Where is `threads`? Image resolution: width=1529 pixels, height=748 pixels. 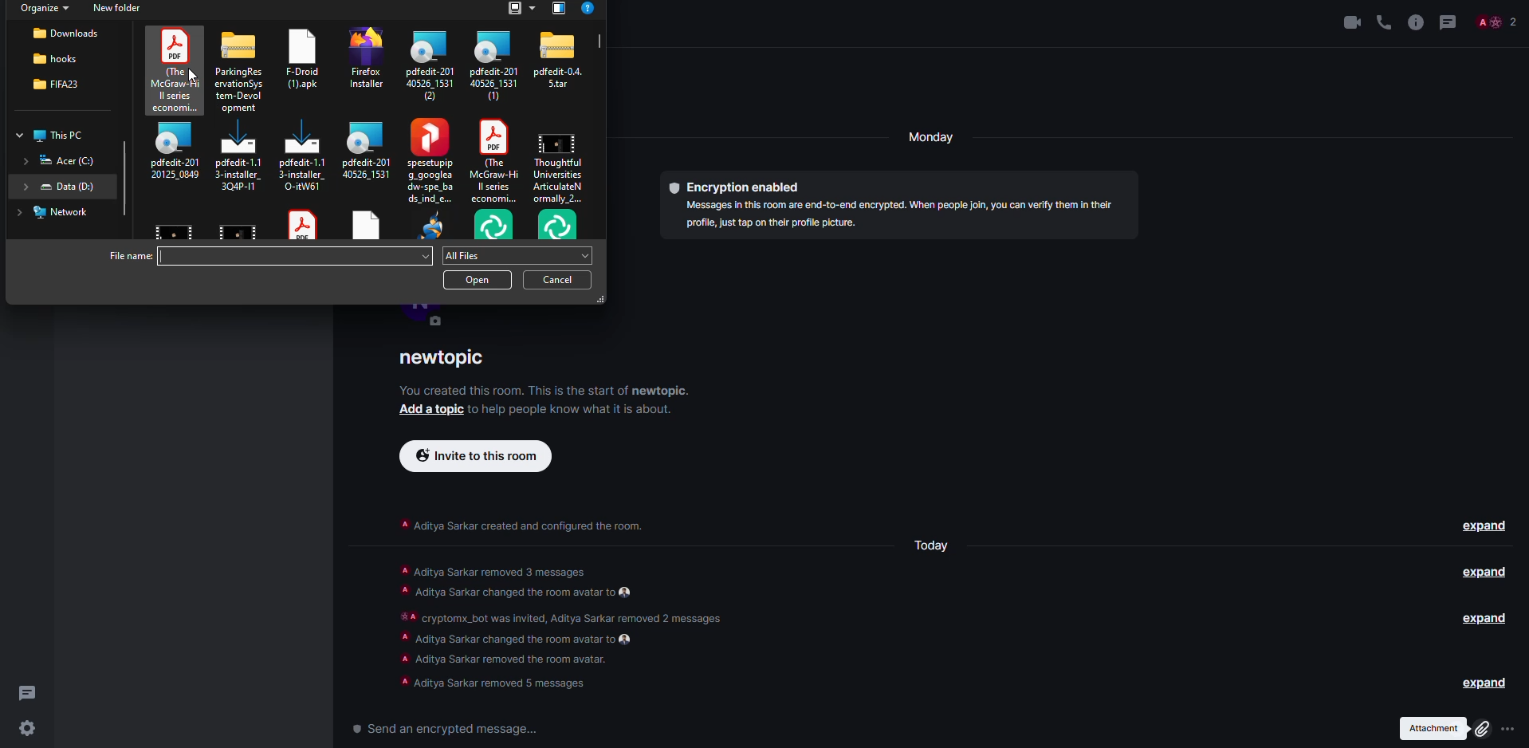
threads is located at coordinates (1451, 22).